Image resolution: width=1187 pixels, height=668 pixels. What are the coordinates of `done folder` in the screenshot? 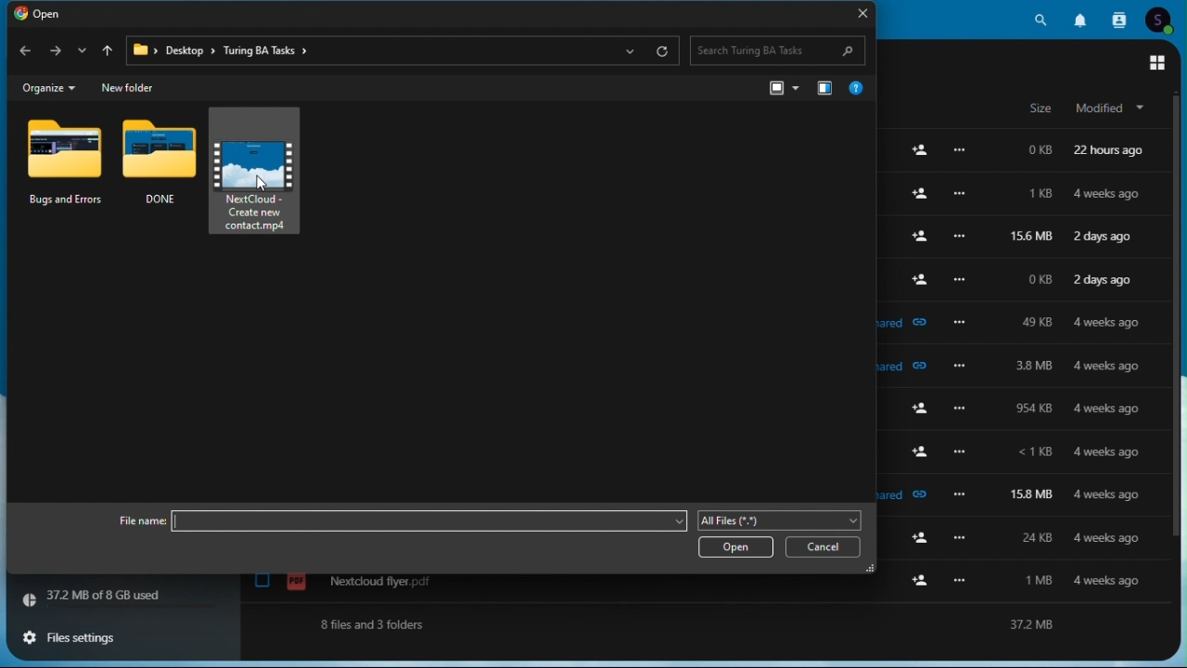 It's located at (160, 161).